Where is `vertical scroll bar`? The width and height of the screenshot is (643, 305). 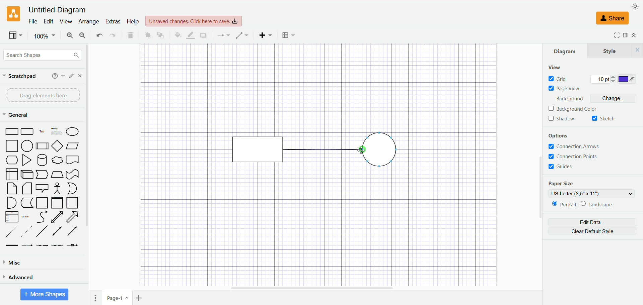 vertical scroll bar is located at coordinates (86, 174).